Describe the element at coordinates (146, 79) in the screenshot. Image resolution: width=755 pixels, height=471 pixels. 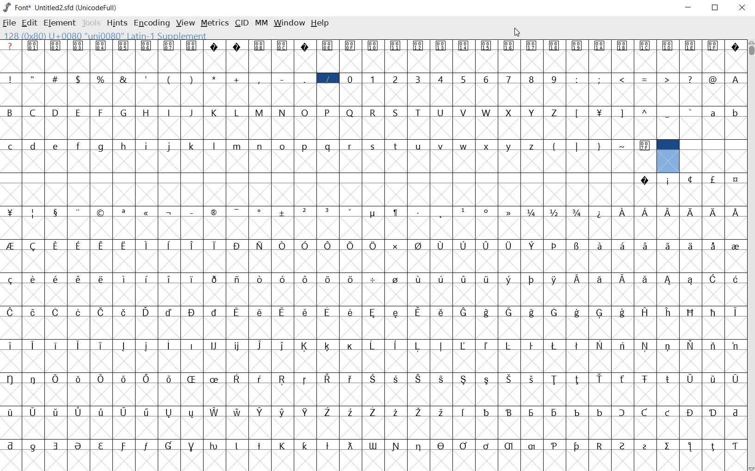
I see `'` at that location.